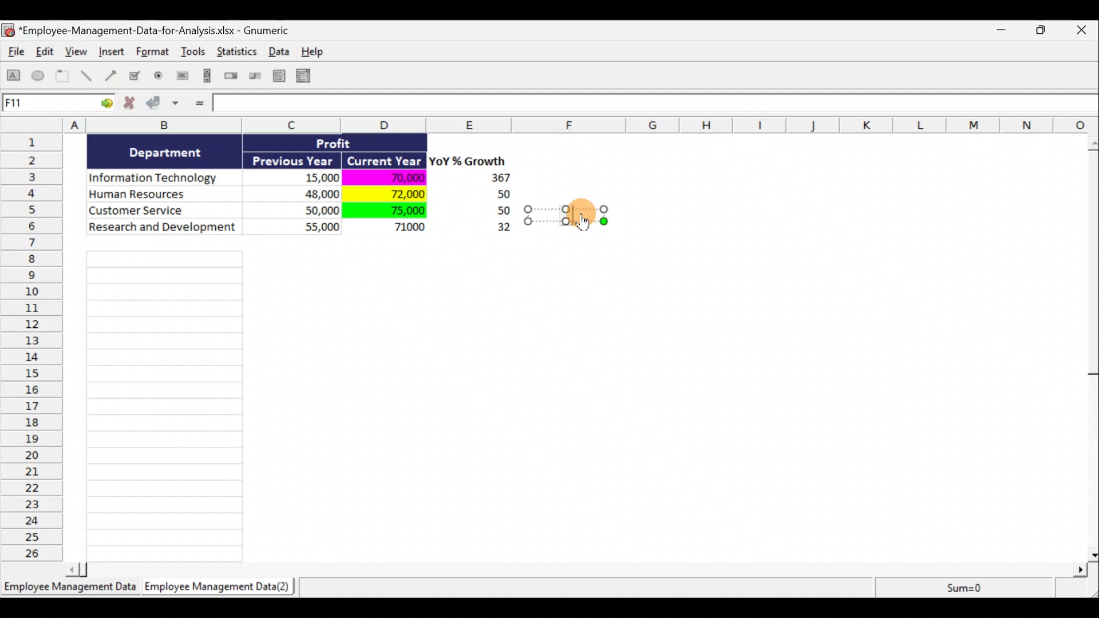 This screenshot has height=618, width=1099. I want to click on Cancel change, so click(133, 105).